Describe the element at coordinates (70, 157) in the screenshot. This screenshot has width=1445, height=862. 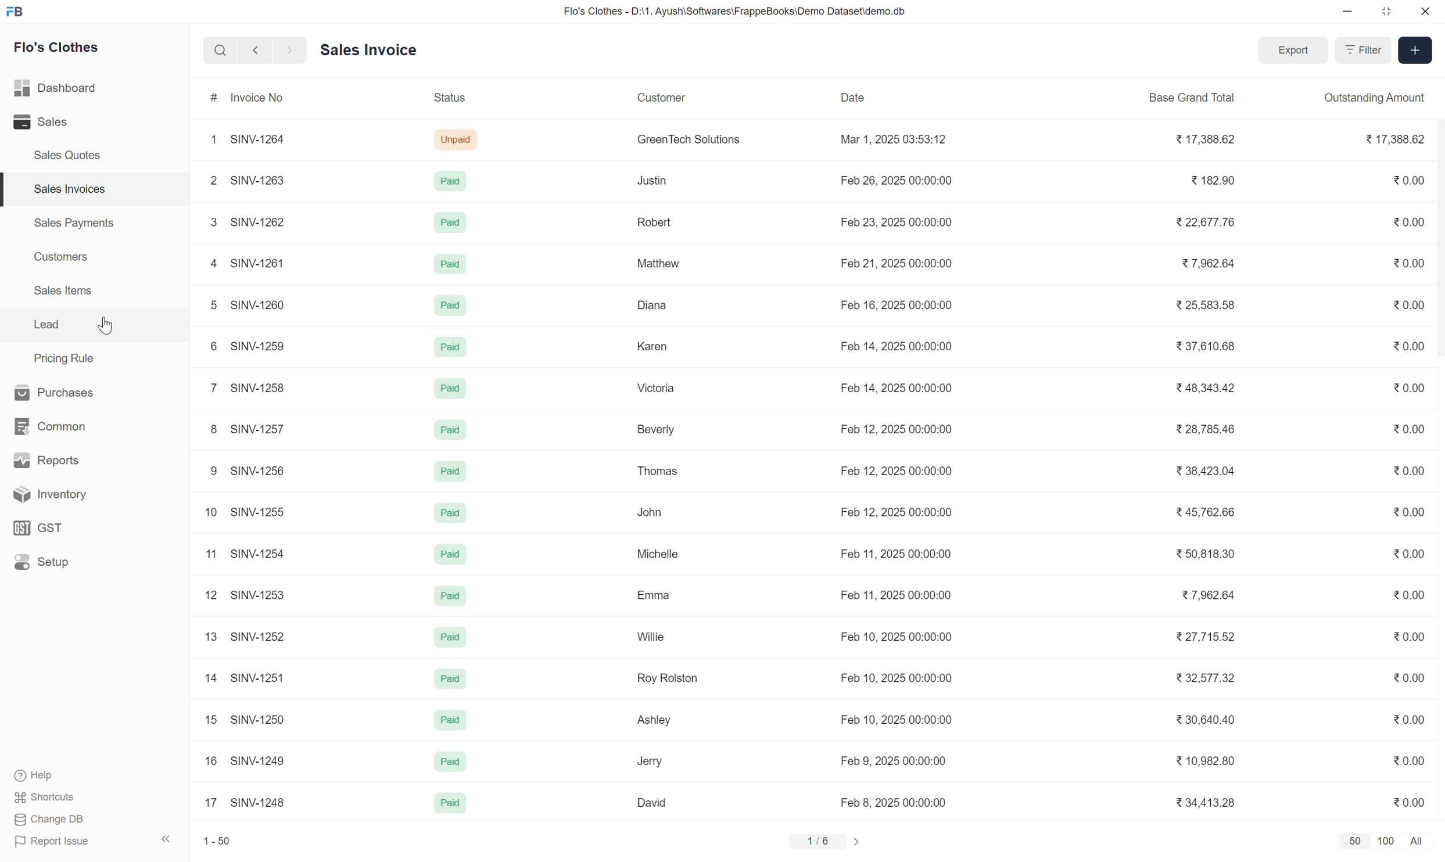
I see `Sales Quotes` at that location.